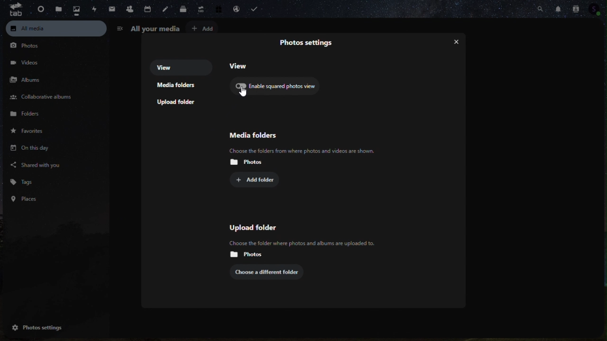 The height and width of the screenshot is (341, 607). I want to click on contacts, so click(129, 9).